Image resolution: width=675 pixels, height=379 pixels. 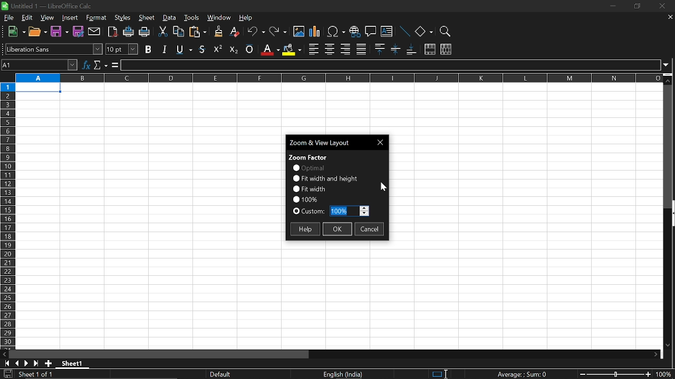 What do you see at coordinates (362, 49) in the screenshot?
I see `justified` at bounding box center [362, 49].